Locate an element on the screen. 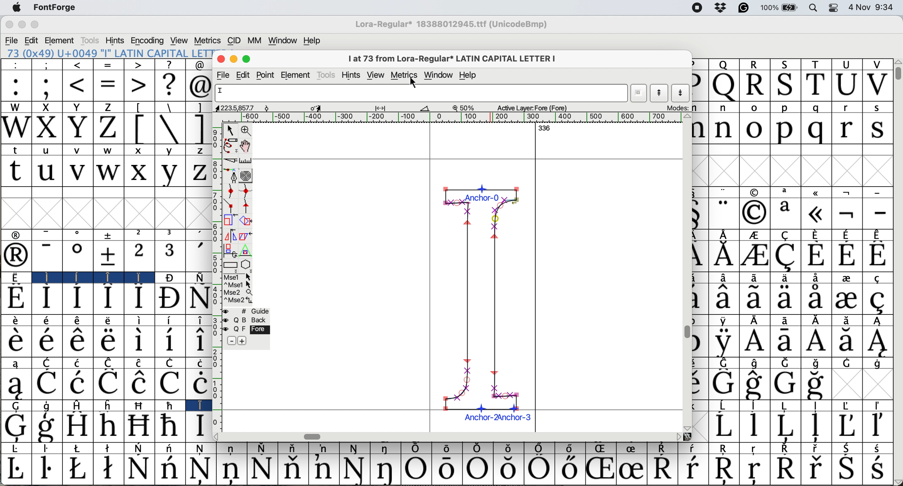  Symbol is located at coordinates (292, 449).